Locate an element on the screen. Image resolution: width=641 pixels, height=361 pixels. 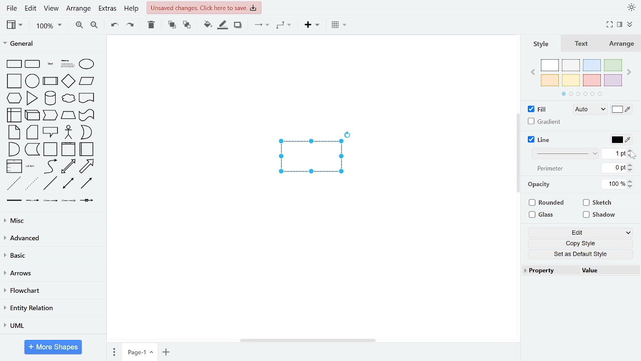
flowchart is located at coordinates (53, 291).